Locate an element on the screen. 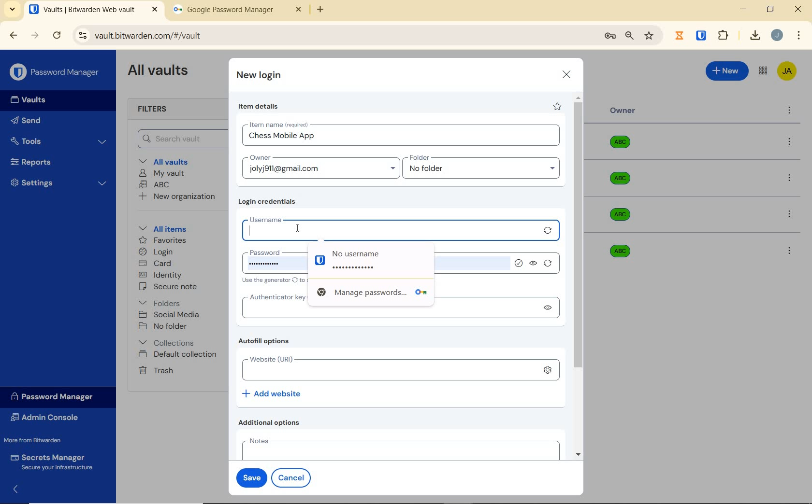 This screenshot has height=504, width=812. All items is located at coordinates (161, 227).